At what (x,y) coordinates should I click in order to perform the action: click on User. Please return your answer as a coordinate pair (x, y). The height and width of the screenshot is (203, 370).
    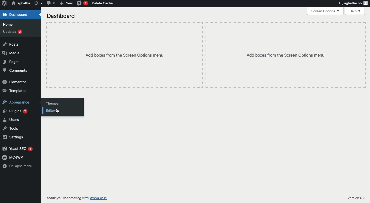
    Looking at the image, I should click on (21, 3).